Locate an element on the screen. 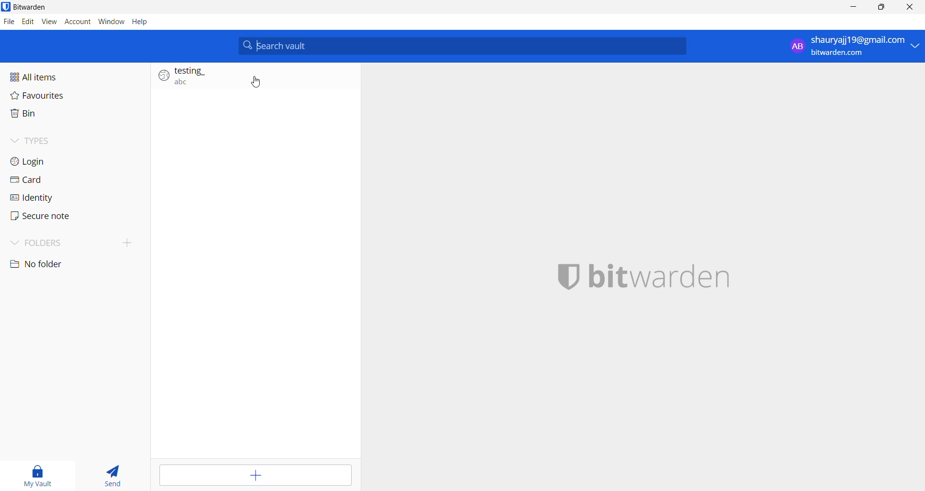 This screenshot has width=925, height=491. Favourites is located at coordinates (74, 95).